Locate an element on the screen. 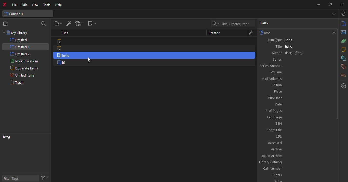  rights is located at coordinates (277, 175).